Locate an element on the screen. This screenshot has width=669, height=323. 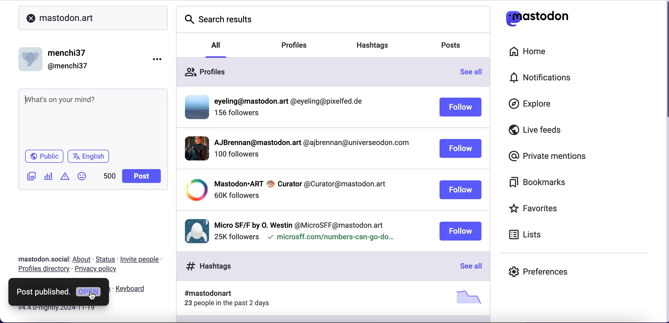
emoji is located at coordinates (85, 178).